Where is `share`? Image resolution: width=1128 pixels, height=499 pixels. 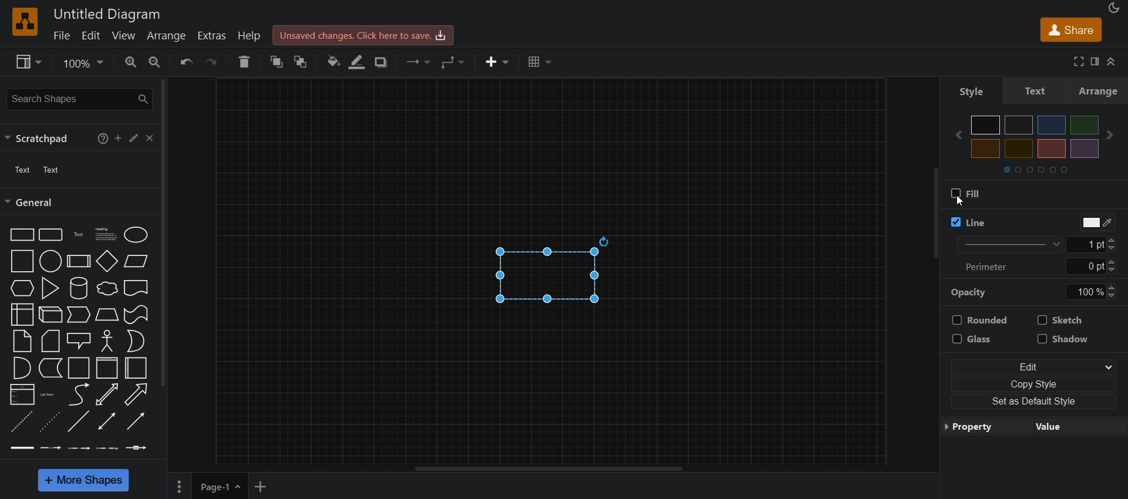 share is located at coordinates (1070, 28).